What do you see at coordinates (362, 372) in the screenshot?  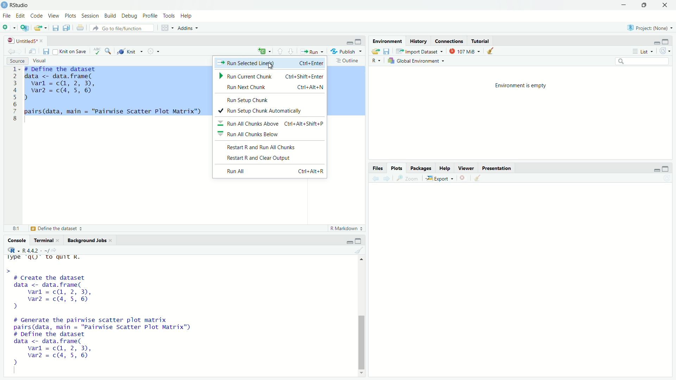 I see `Down` at bounding box center [362, 372].